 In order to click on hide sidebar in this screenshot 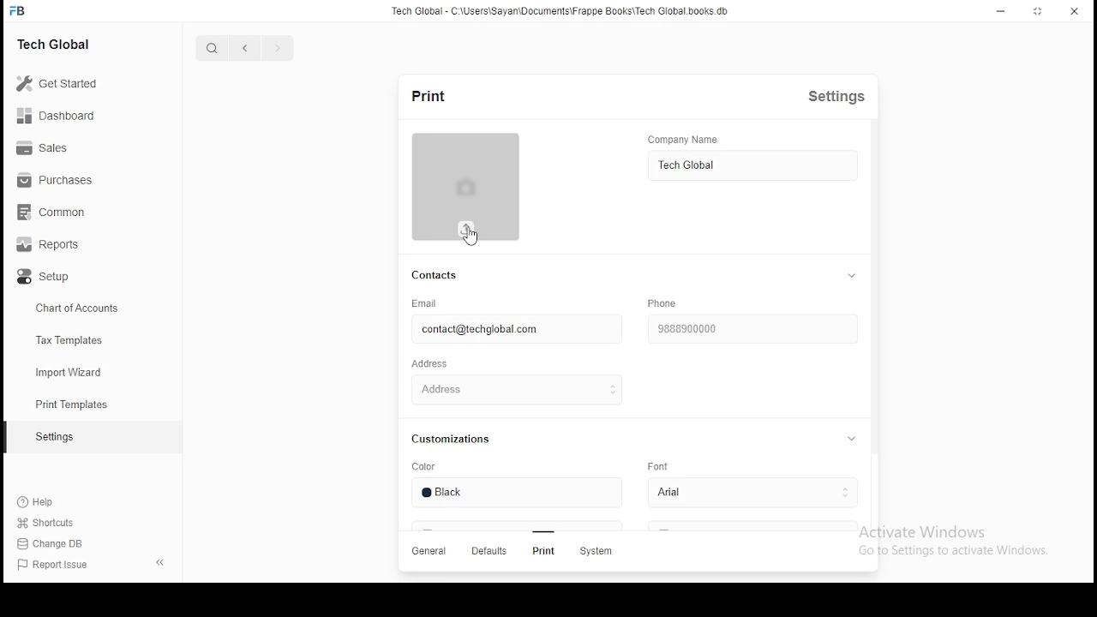, I will do `click(160, 562)`.